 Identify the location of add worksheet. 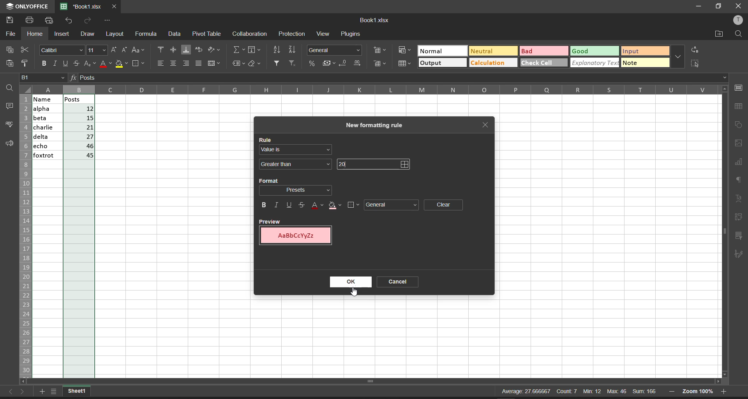
(42, 390).